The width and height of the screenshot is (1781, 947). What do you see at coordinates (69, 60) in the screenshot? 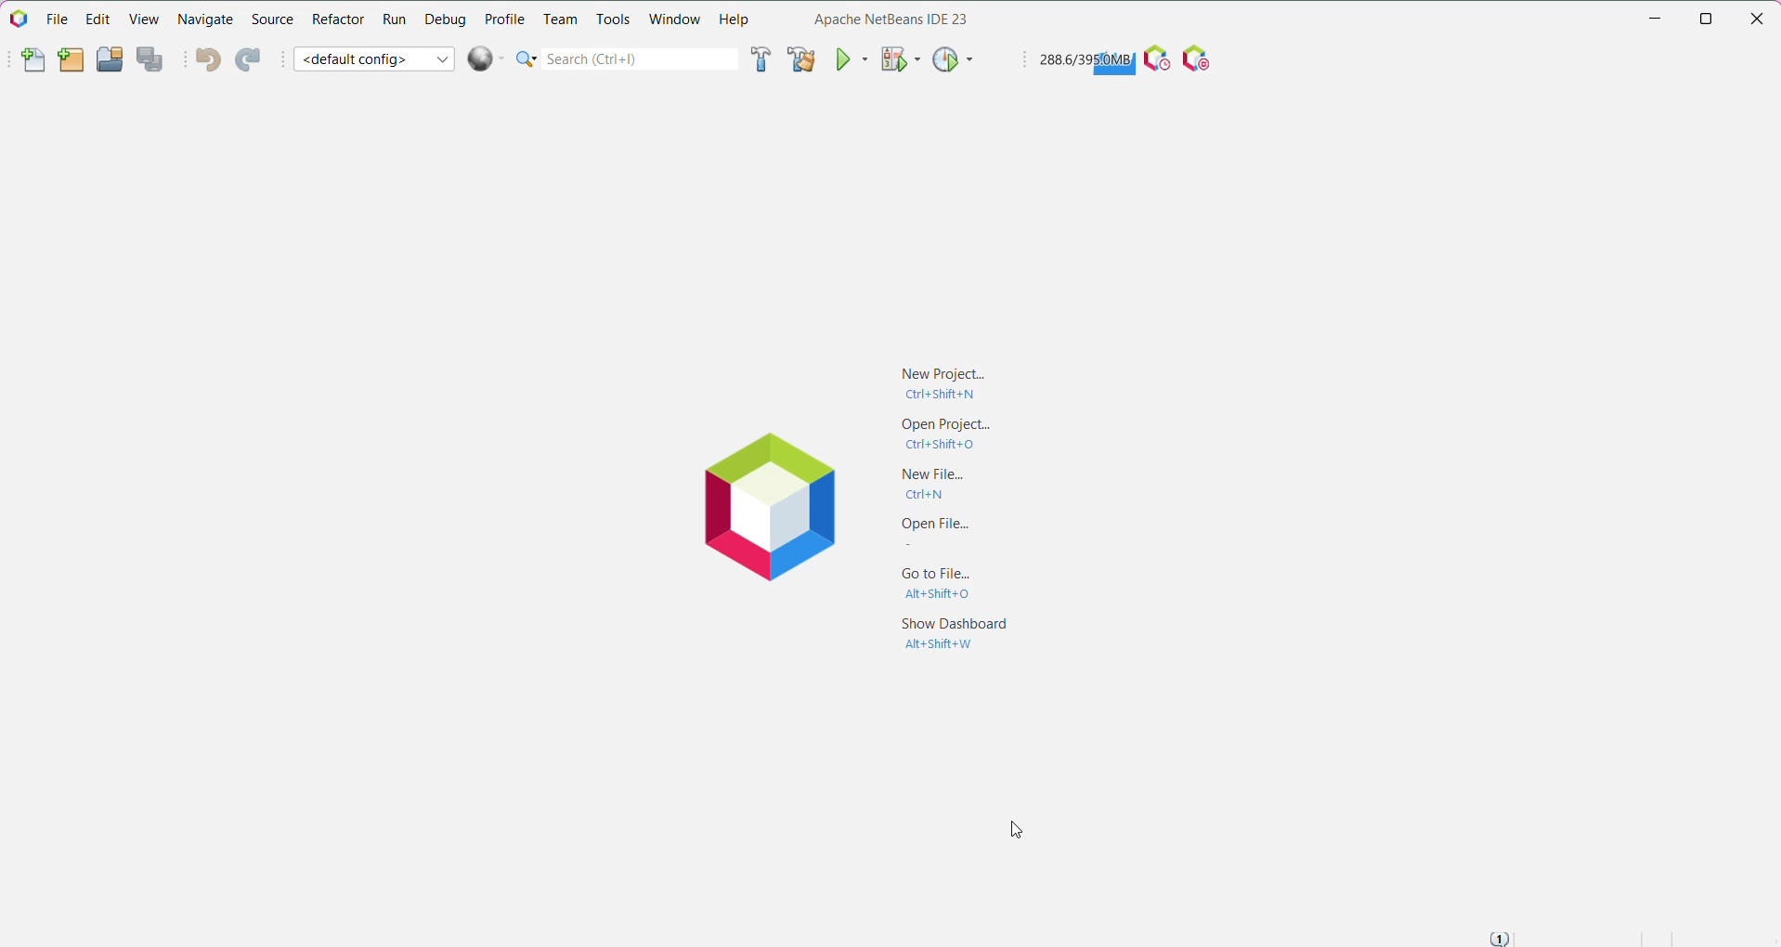
I see `New Project` at bounding box center [69, 60].